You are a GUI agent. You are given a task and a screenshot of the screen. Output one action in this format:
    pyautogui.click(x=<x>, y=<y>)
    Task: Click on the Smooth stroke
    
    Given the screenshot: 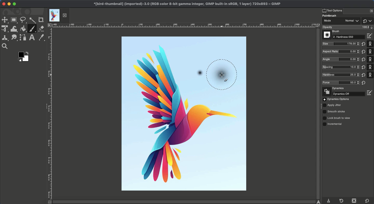 What is the action you would take?
    pyautogui.click(x=334, y=112)
    